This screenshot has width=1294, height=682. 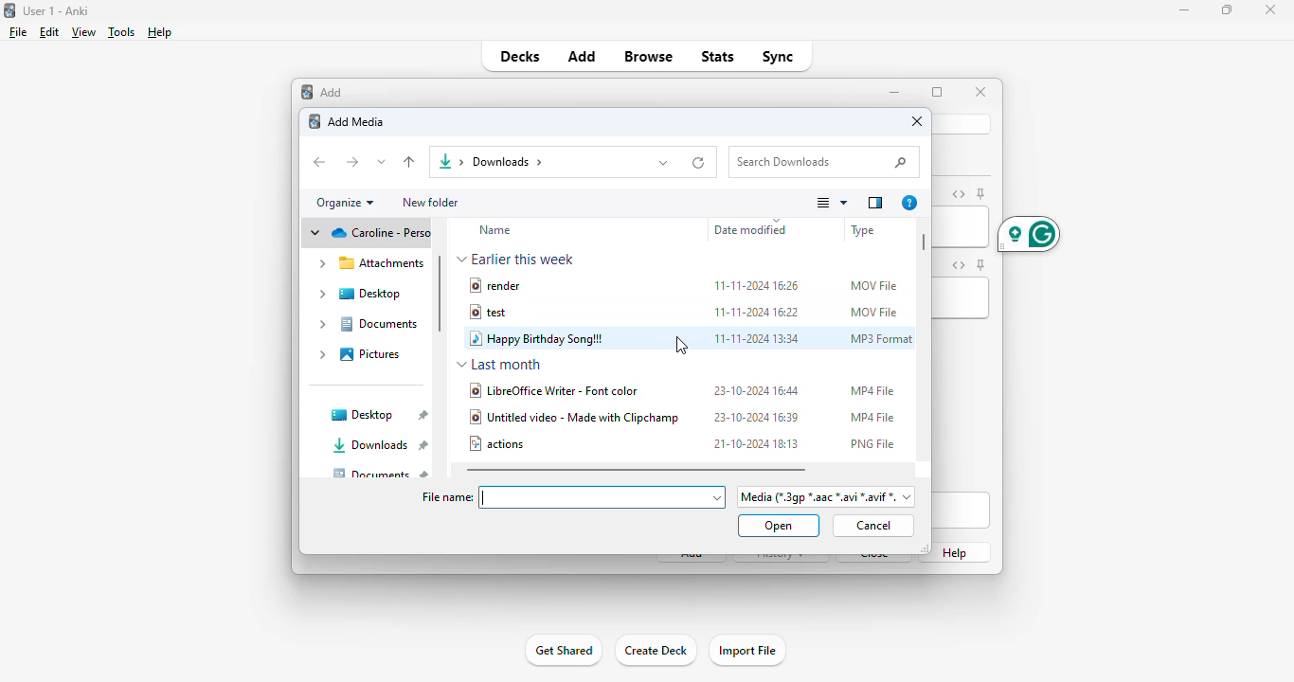 What do you see at coordinates (491, 312) in the screenshot?
I see `test` at bounding box center [491, 312].